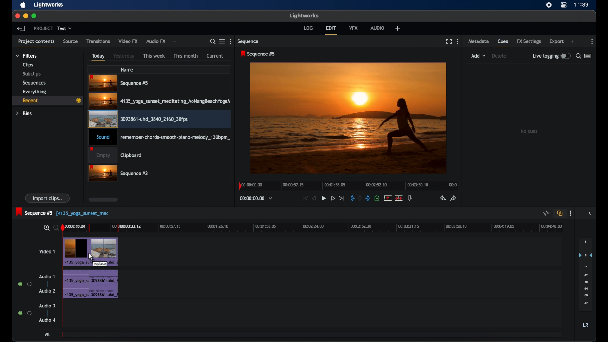 This screenshot has height=342, width=608. Describe the element at coordinates (34, 16) in the screenshot. I see `maximize` at that location.